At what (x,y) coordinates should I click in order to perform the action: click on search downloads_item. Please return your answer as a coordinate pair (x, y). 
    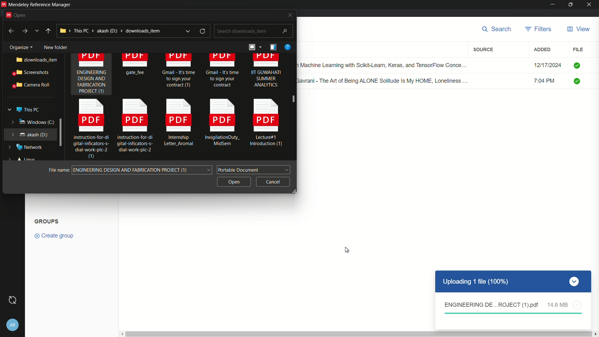
    Looking at the image, I should click on (253, 31).